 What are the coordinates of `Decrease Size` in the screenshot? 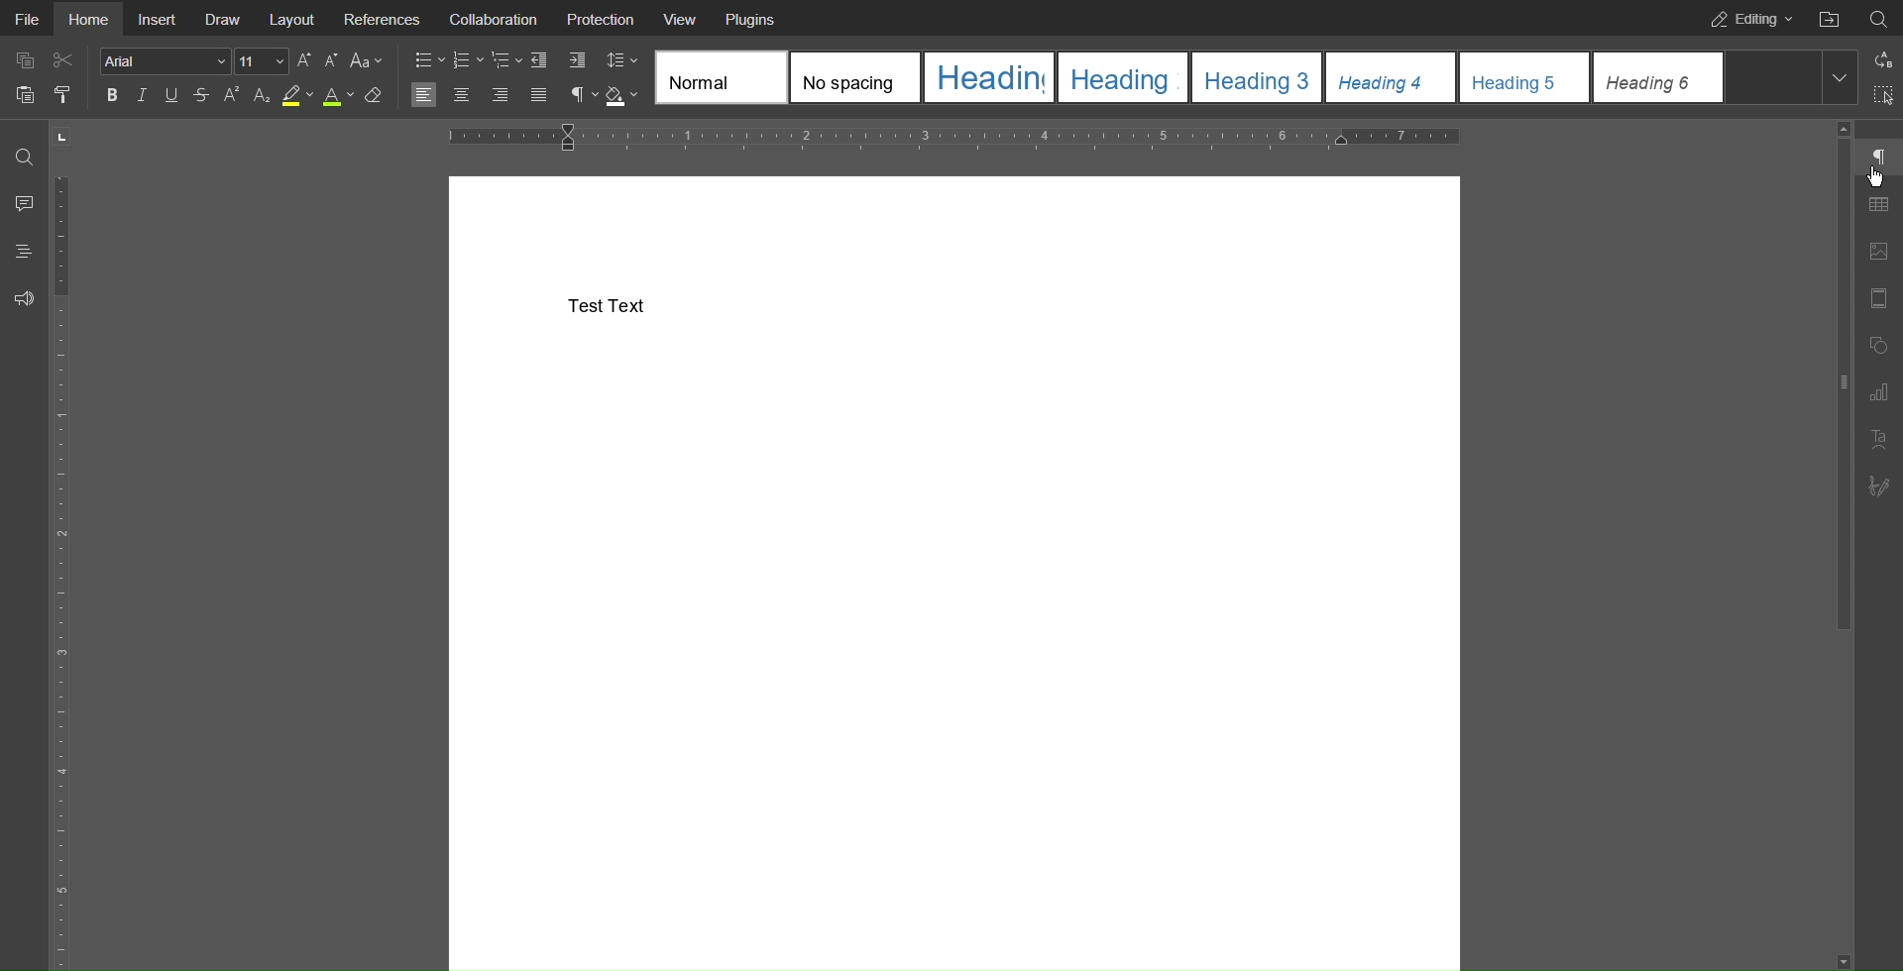 It's located at (331, 60).